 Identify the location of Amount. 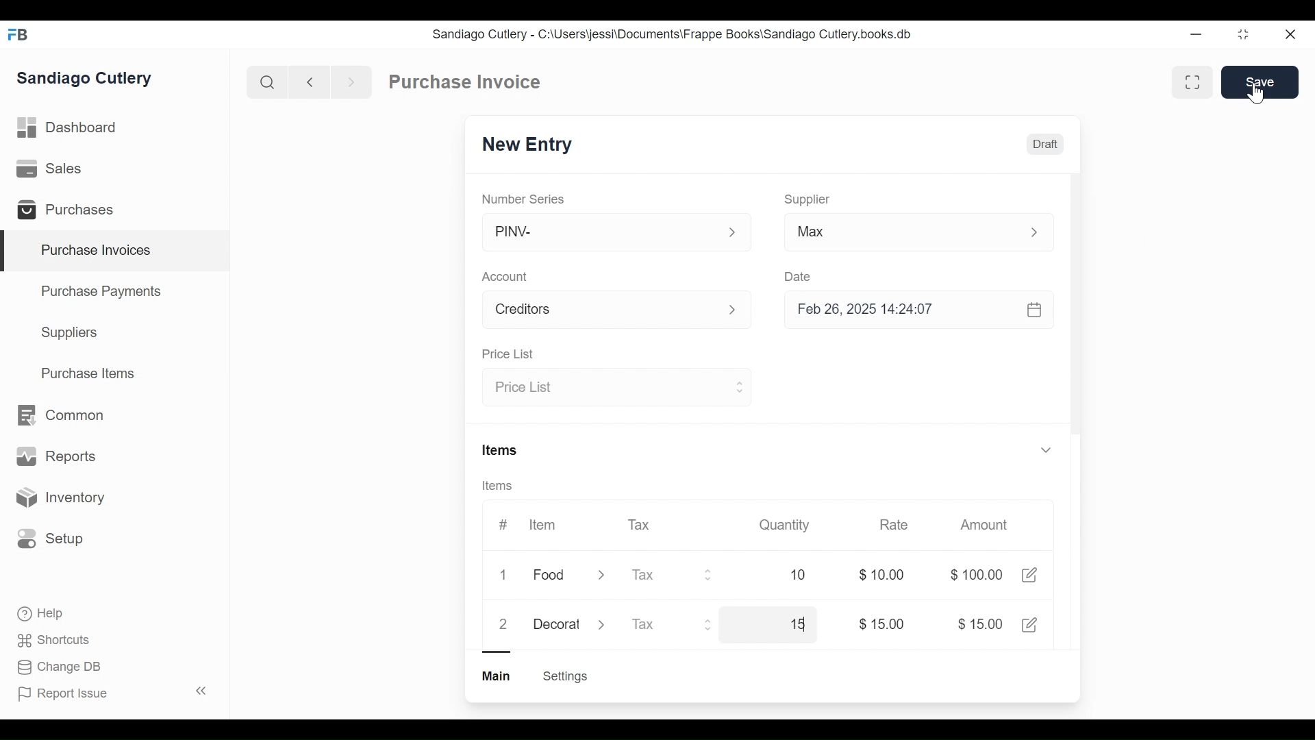
(987, 526).